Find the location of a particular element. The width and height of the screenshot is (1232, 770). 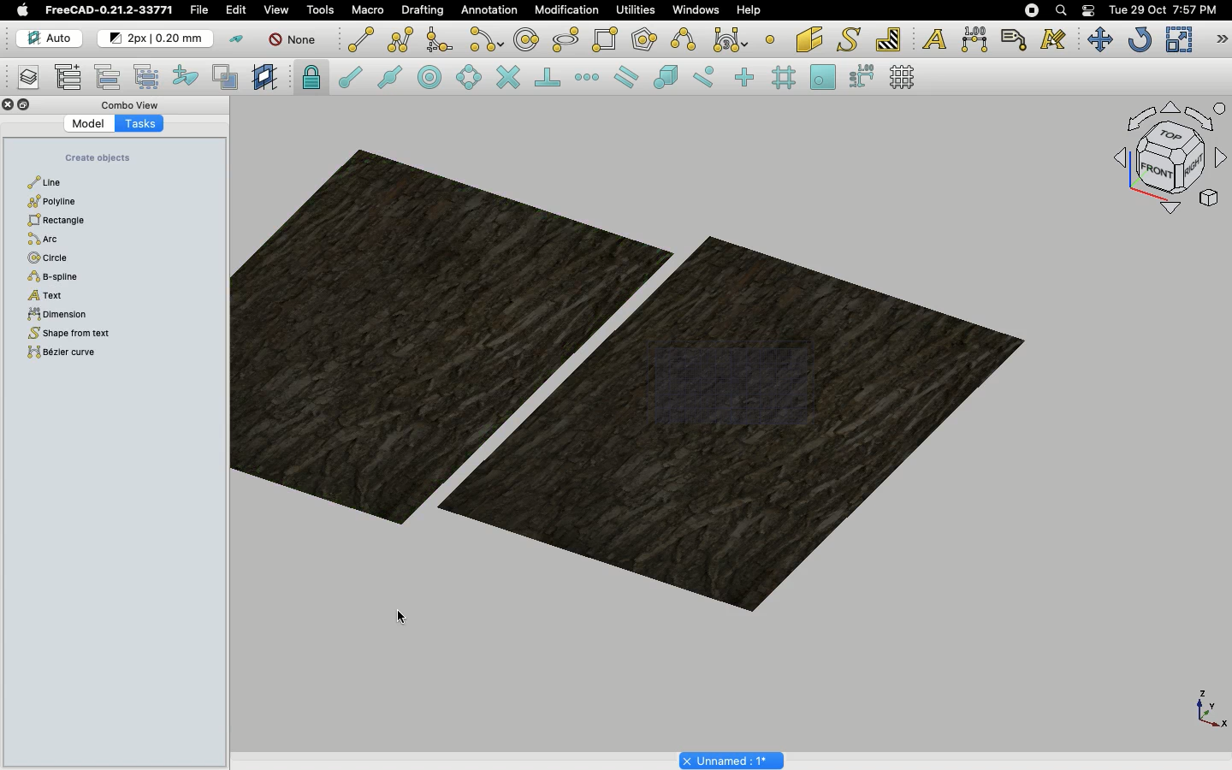

Snap dimensions is located at coordinates (862, 77).